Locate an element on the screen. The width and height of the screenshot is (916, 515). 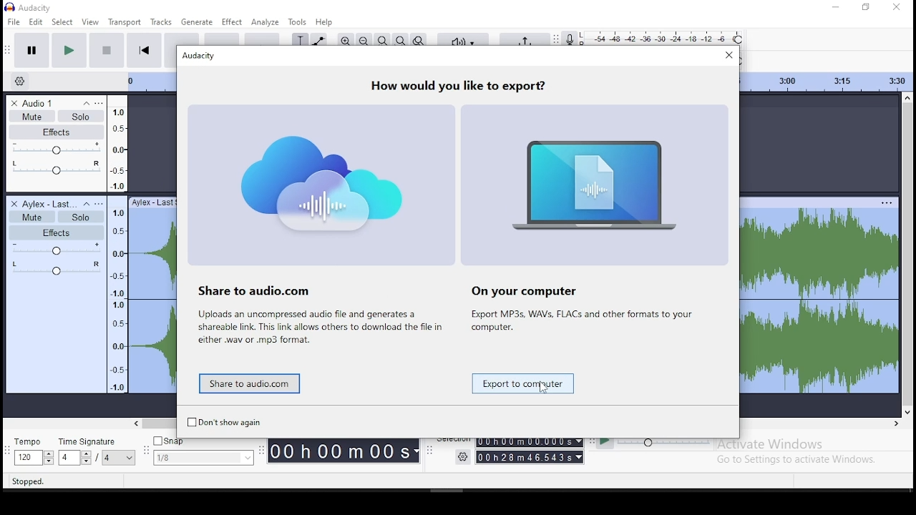
On your computer is located at coordinates (523, 292).